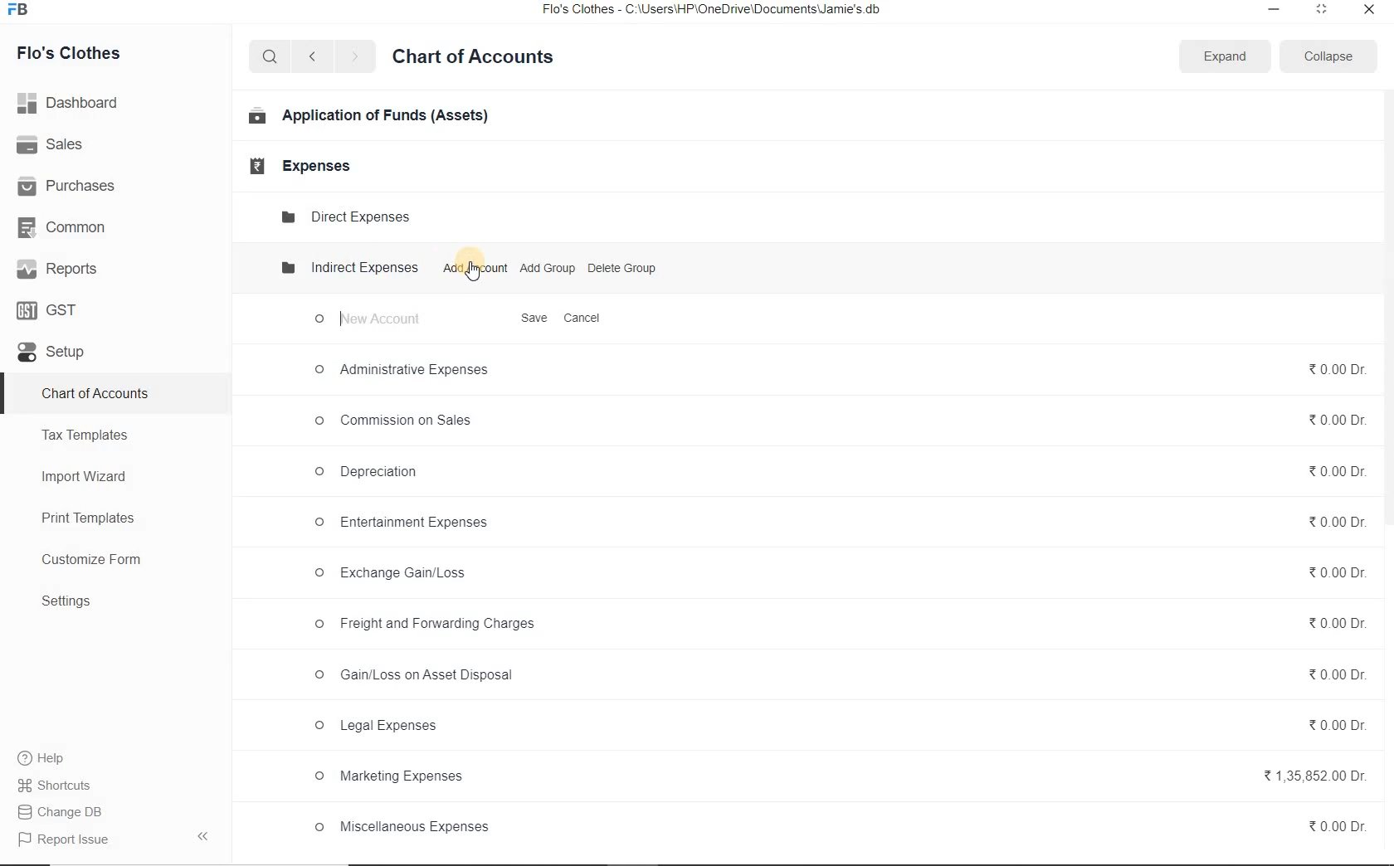 Image resolution: width=1394 pixels, height=866 pixels. I want to click on © Miscellaneous Expenses %0.00Dr., so click(839, 828).